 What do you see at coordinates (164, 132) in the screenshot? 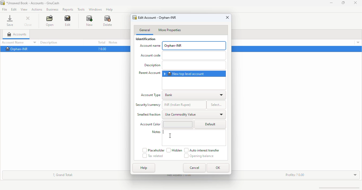
I see `typing` at bounding box center [164, 132].